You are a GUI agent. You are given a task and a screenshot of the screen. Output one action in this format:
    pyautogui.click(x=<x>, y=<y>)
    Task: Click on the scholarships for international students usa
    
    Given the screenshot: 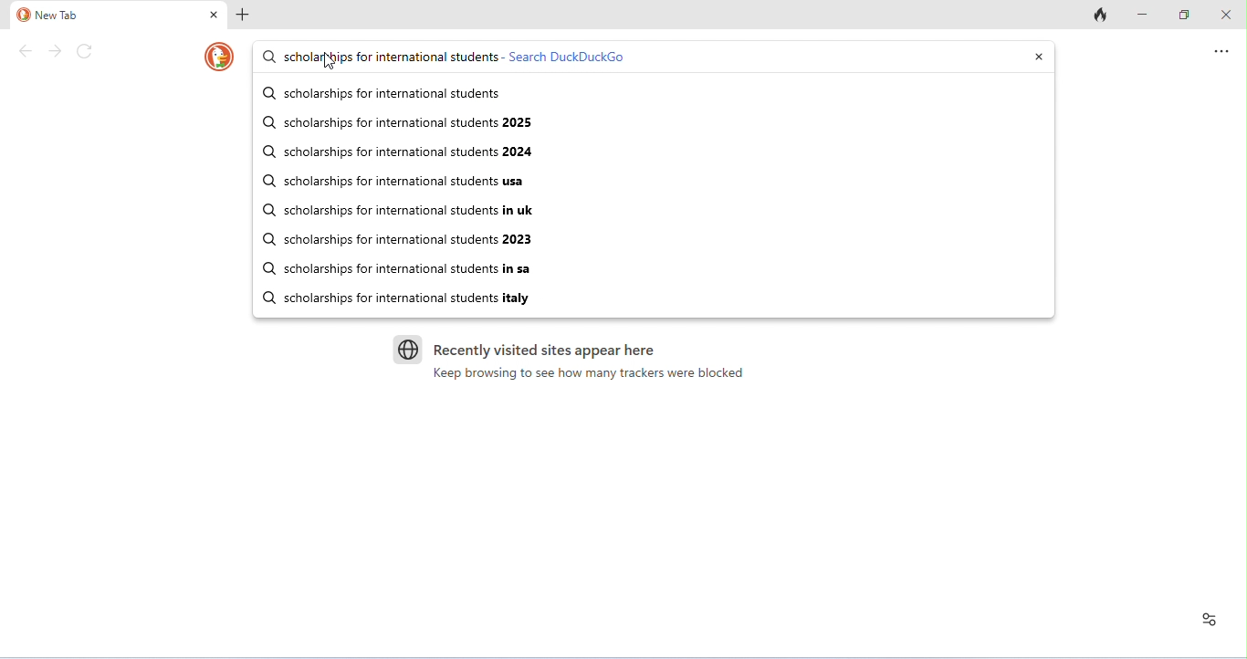 What is the action you would take?
    pyautogui.click(x=405, y=183)
    